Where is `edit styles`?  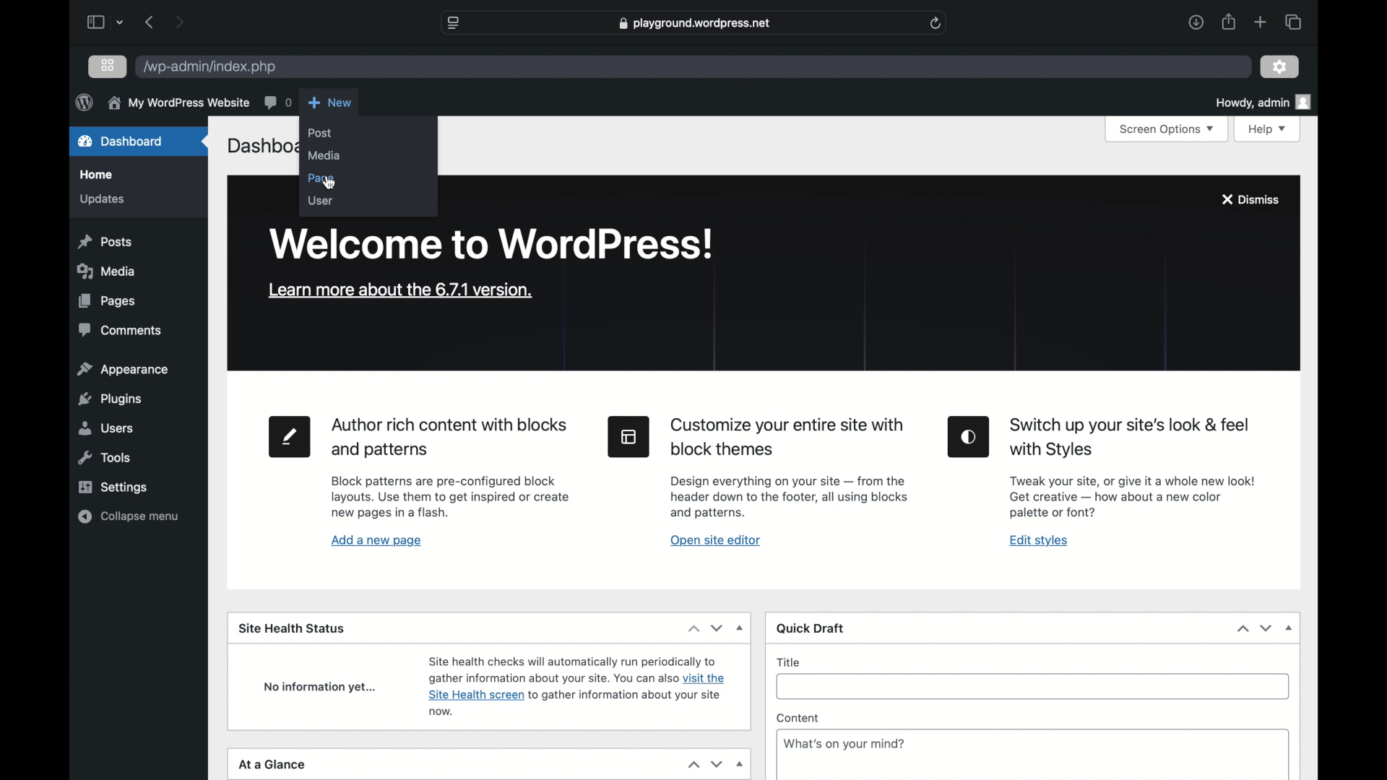 edit styles is located at coordinates (1040, 541).